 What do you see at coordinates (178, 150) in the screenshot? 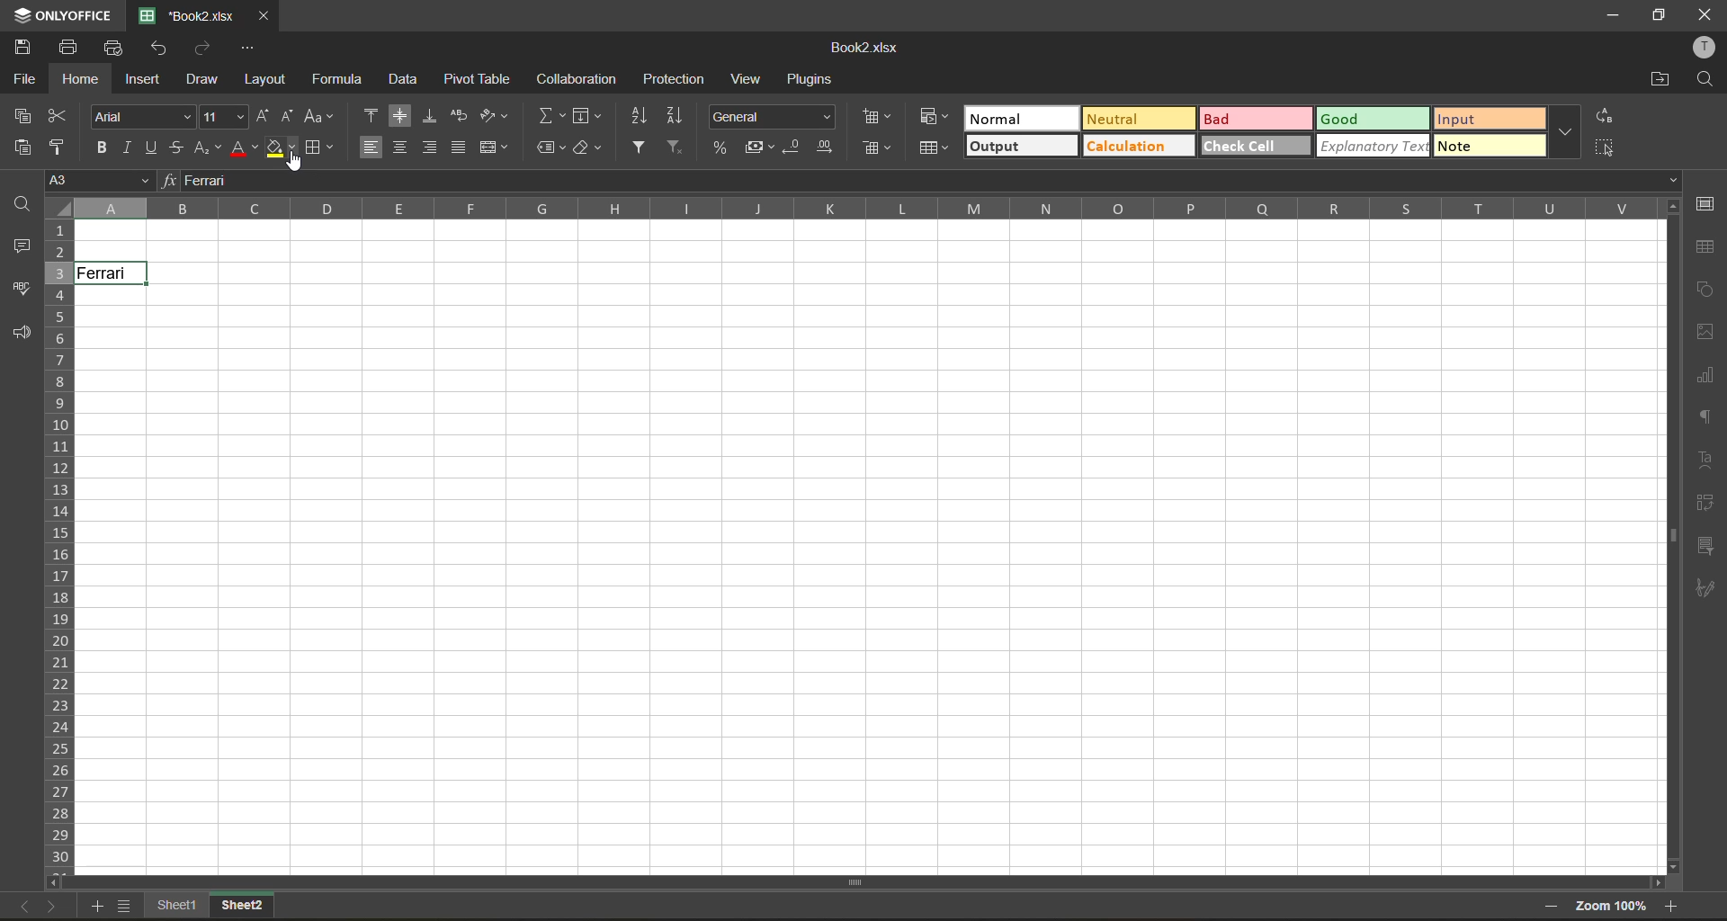
I see `strikethrough` at bounding box center [178, 150].